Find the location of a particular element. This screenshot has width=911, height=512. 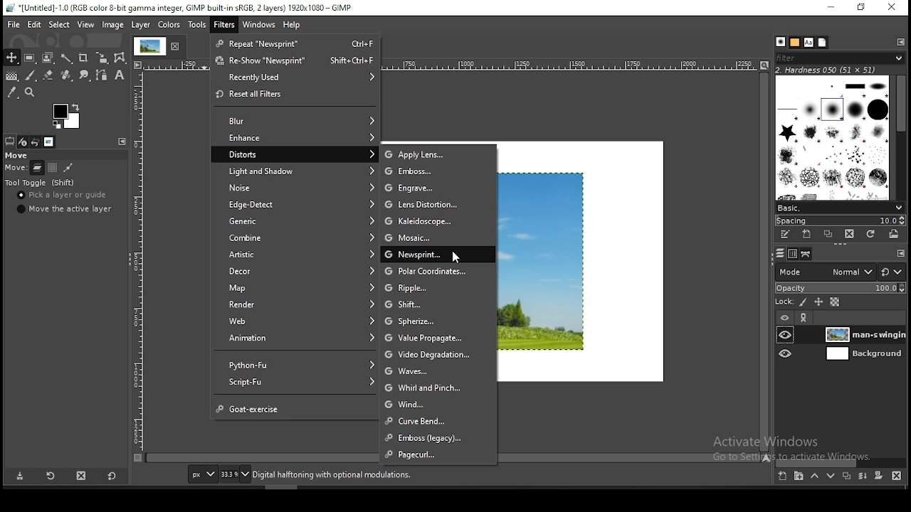

layer on/off is located at coordinates (785, 316).